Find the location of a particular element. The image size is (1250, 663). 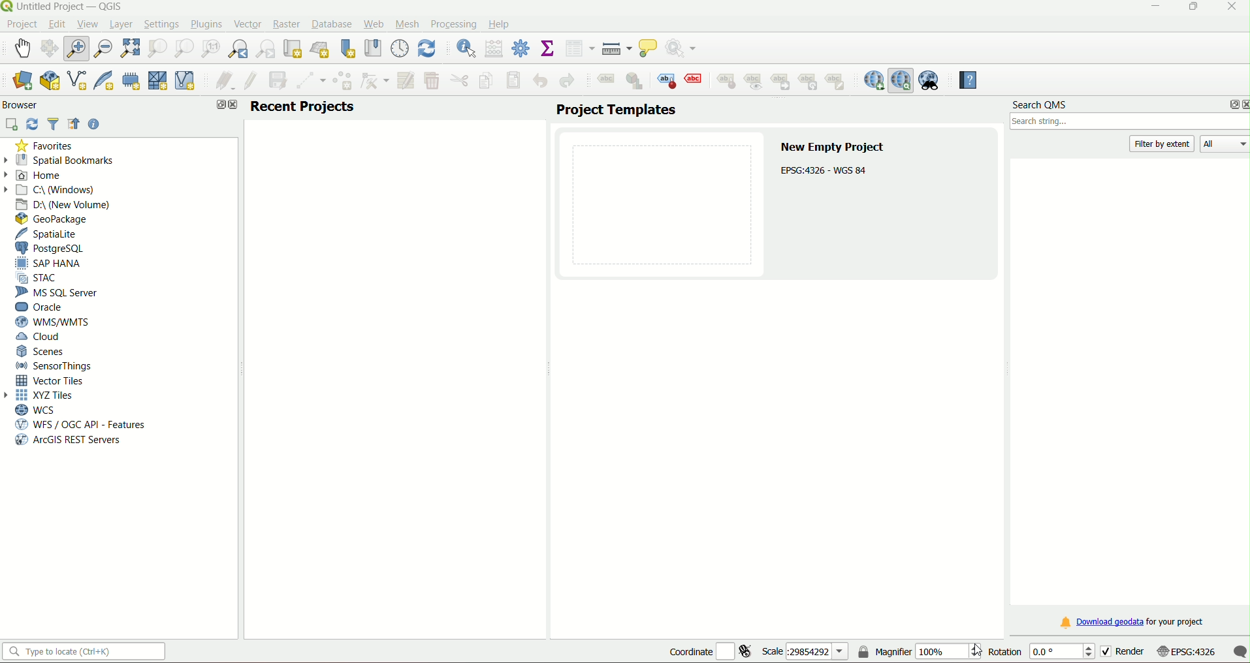

open field calculator is located at coordinates (494, 48).